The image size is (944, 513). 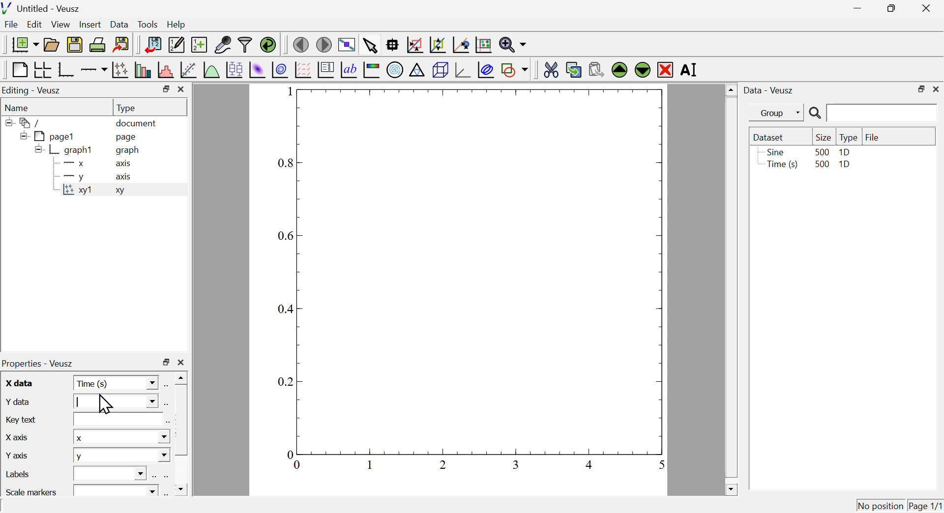 What do you see at coordinates (590, 464) in the screenshot?
I see `0.8` at bounding box center [590, 464].